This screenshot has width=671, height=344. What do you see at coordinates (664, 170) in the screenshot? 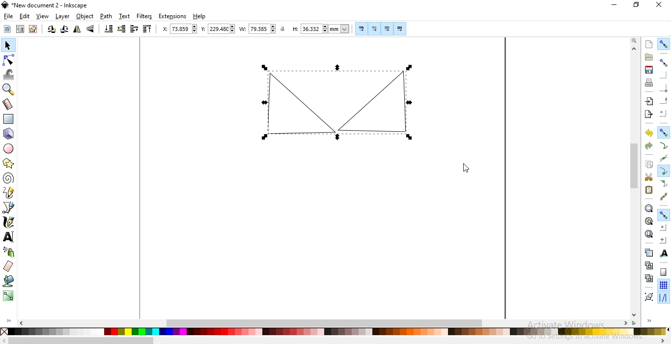
I see `snap cusp nodes incl rectangle corners` at bounding box center [664, 170].